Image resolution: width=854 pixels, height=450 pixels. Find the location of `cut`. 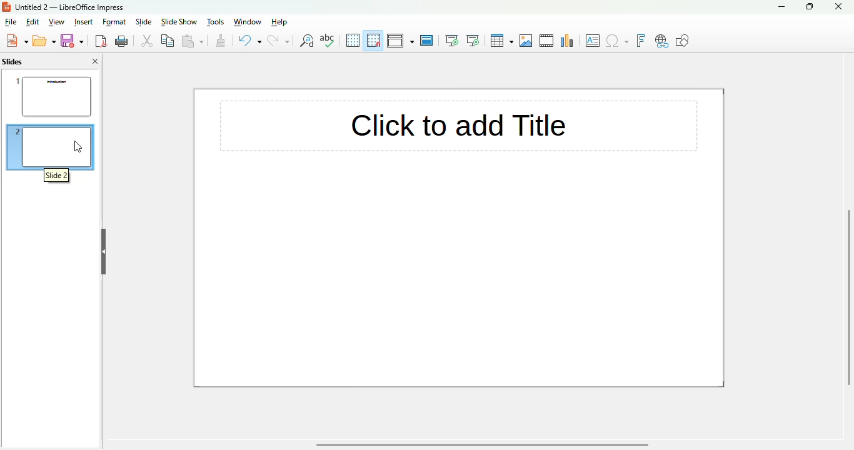

cut is located at coordinates (147, 41).